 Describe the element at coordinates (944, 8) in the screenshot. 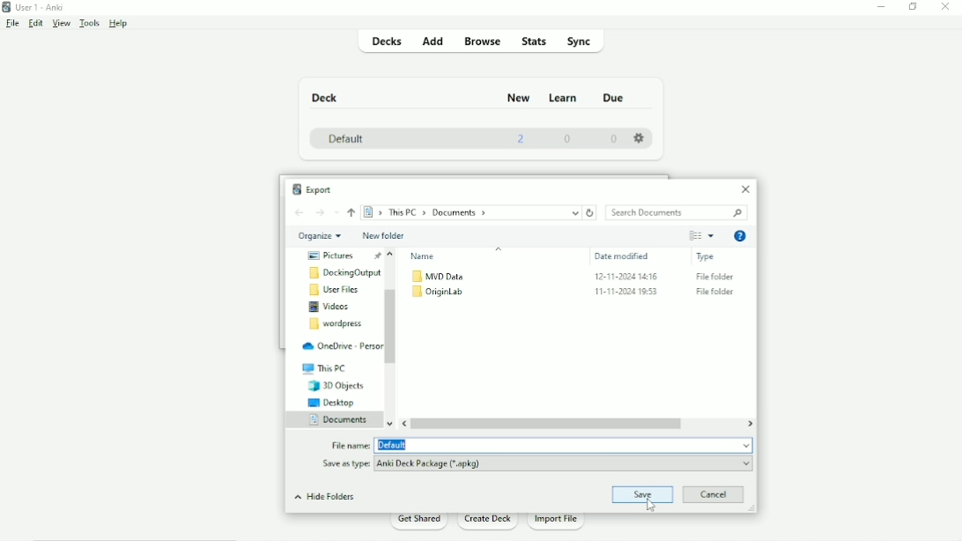

I see `Close` at that location.